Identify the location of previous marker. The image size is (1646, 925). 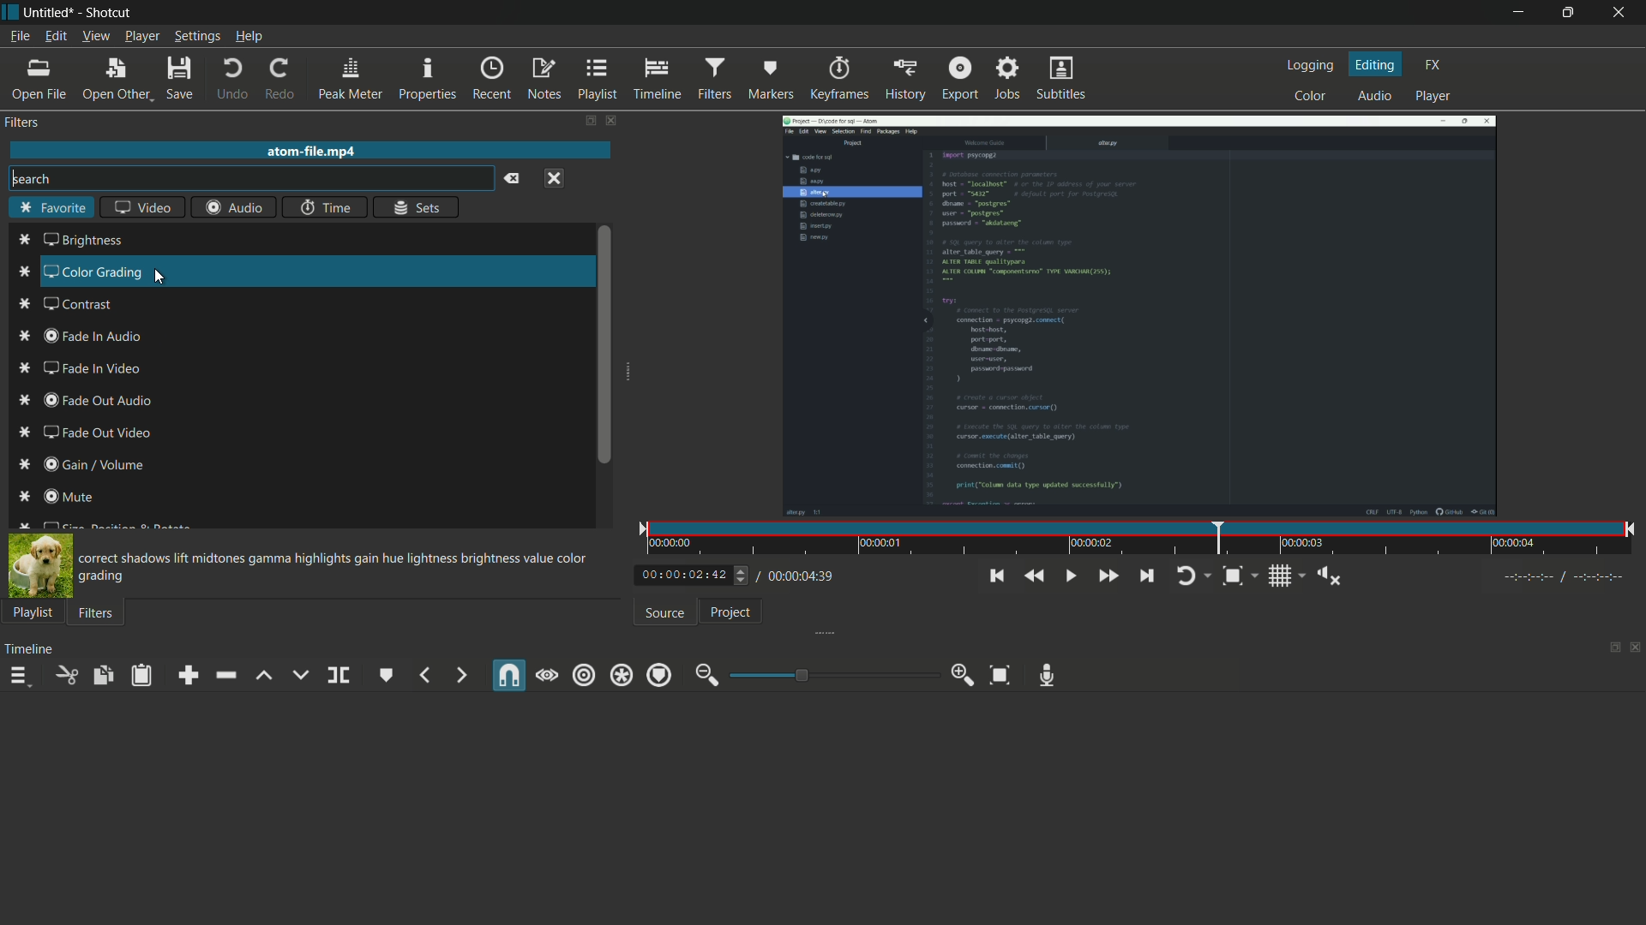
(426, 675).